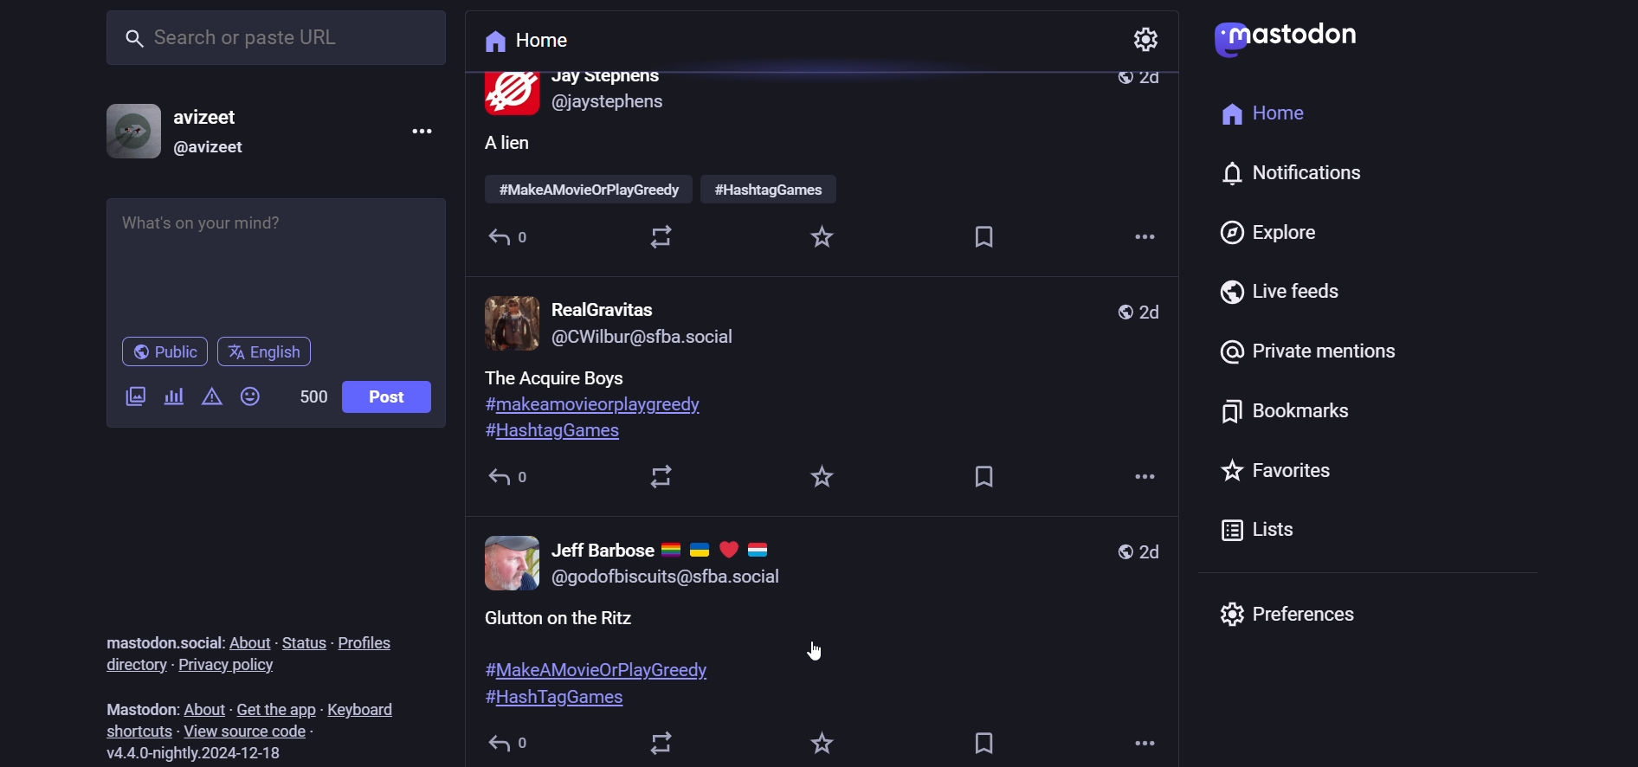 Image resolution: width=1638 pixels, height=767 pixels. Describe the element at coordinates (395, 399) in the screenshot. I see `post` at that location.